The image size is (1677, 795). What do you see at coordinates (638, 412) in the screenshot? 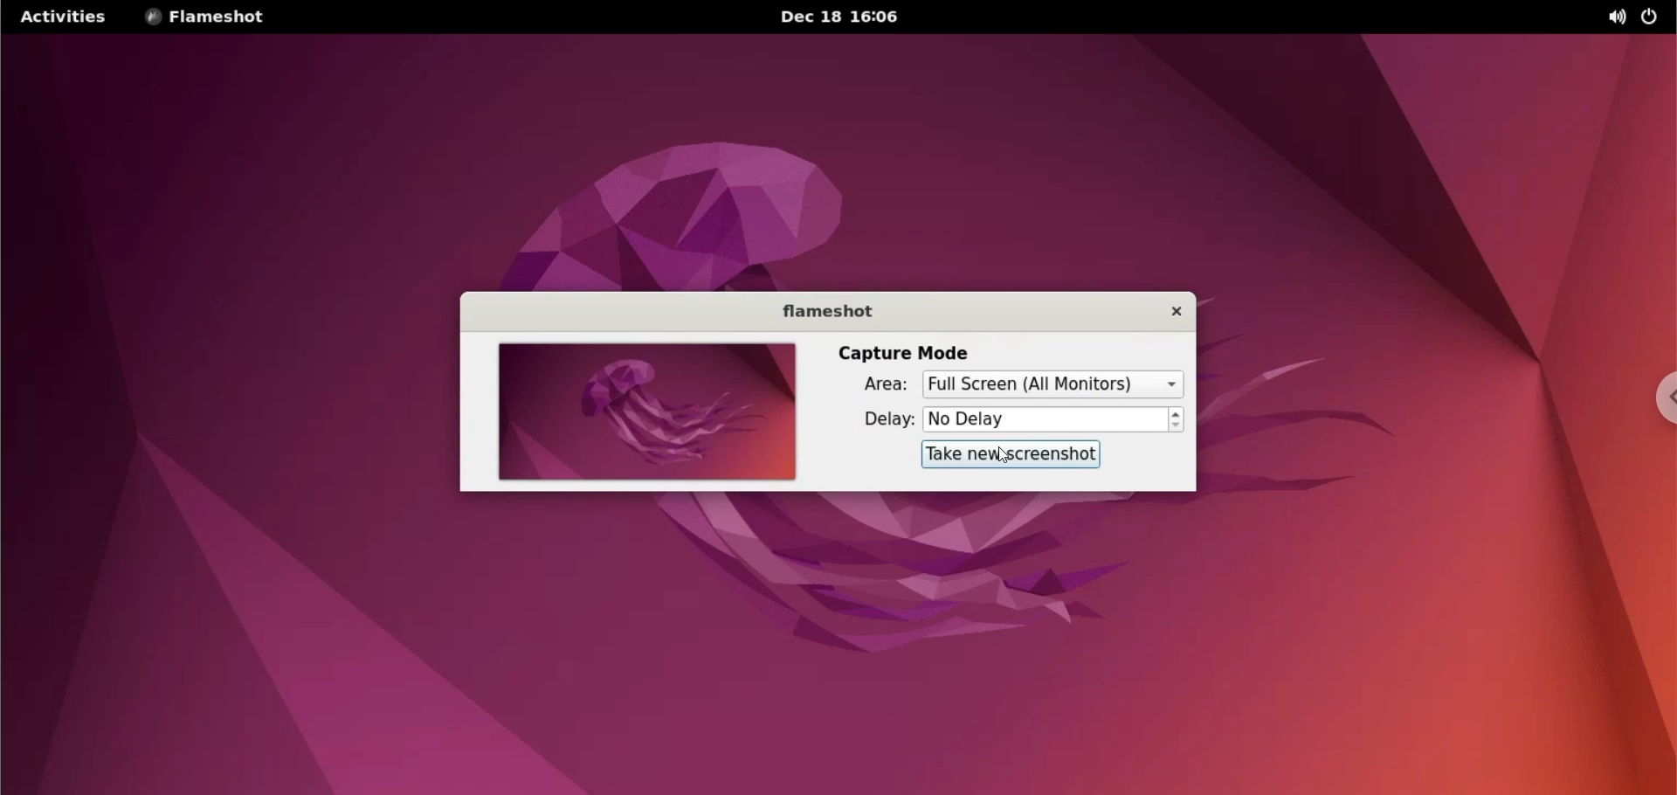
I see `screenshot preview` at bounding box center [638, 412].